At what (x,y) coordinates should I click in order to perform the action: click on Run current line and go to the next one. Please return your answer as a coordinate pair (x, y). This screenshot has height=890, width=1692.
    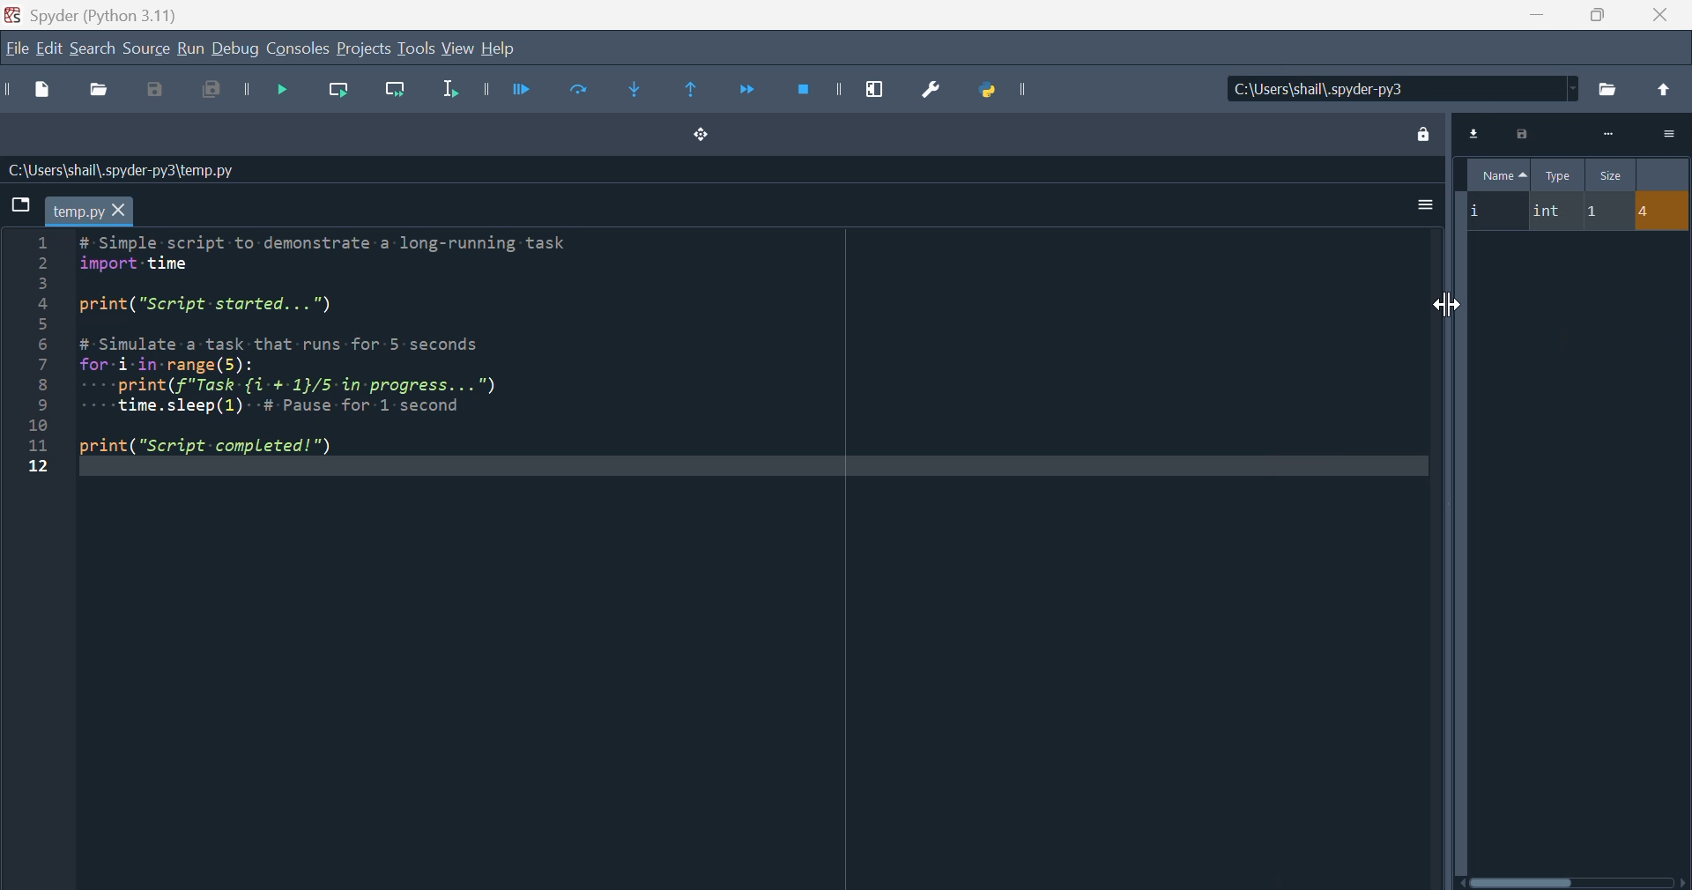
    Looking at the image, I should click on (394, 95).